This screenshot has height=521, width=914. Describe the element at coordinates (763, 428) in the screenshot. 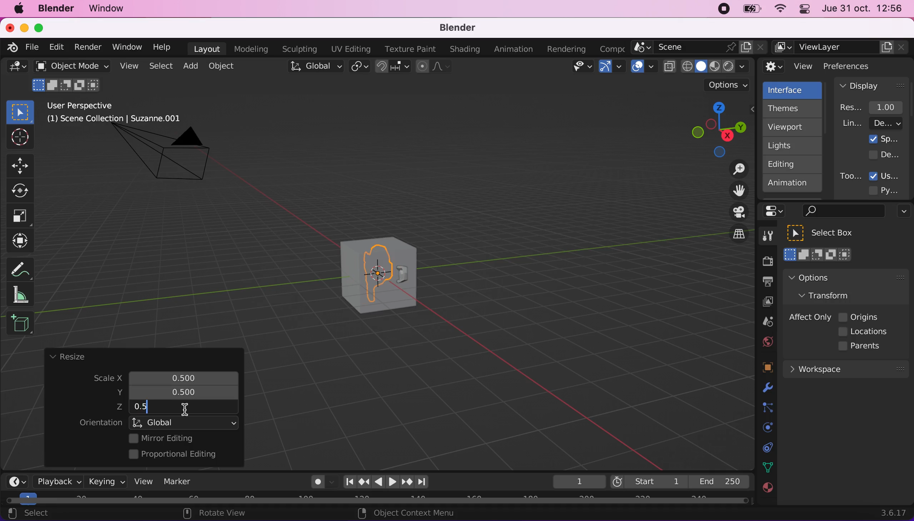

I see `physics prompts` at that location.